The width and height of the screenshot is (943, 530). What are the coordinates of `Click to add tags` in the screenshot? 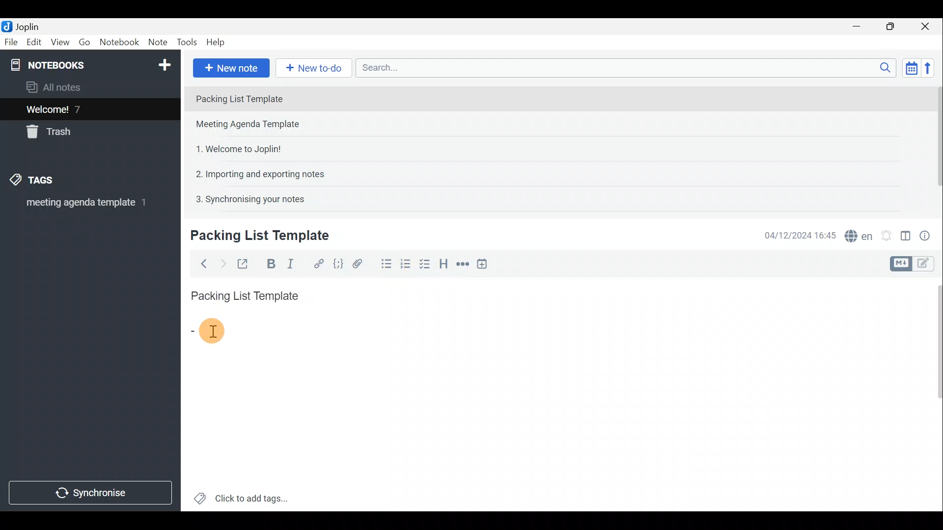 It's located at (241, 496).